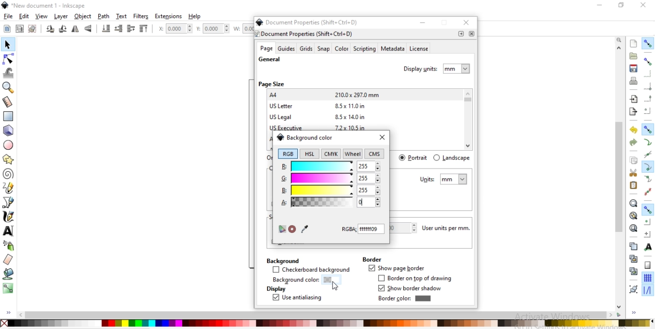 This screenshot has width=655, height=329. I want to click on text, so click(122, 16).